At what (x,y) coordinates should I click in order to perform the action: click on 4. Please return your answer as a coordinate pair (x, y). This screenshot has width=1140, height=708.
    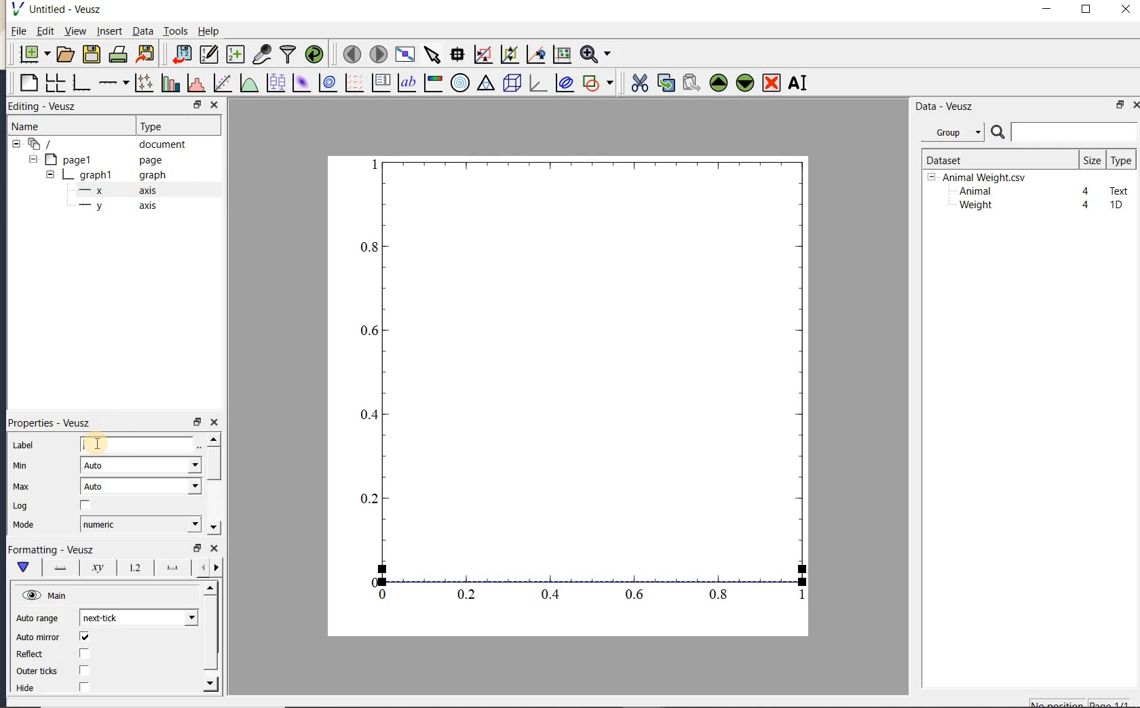
    Looking at the image, I should click on (1086, 205).